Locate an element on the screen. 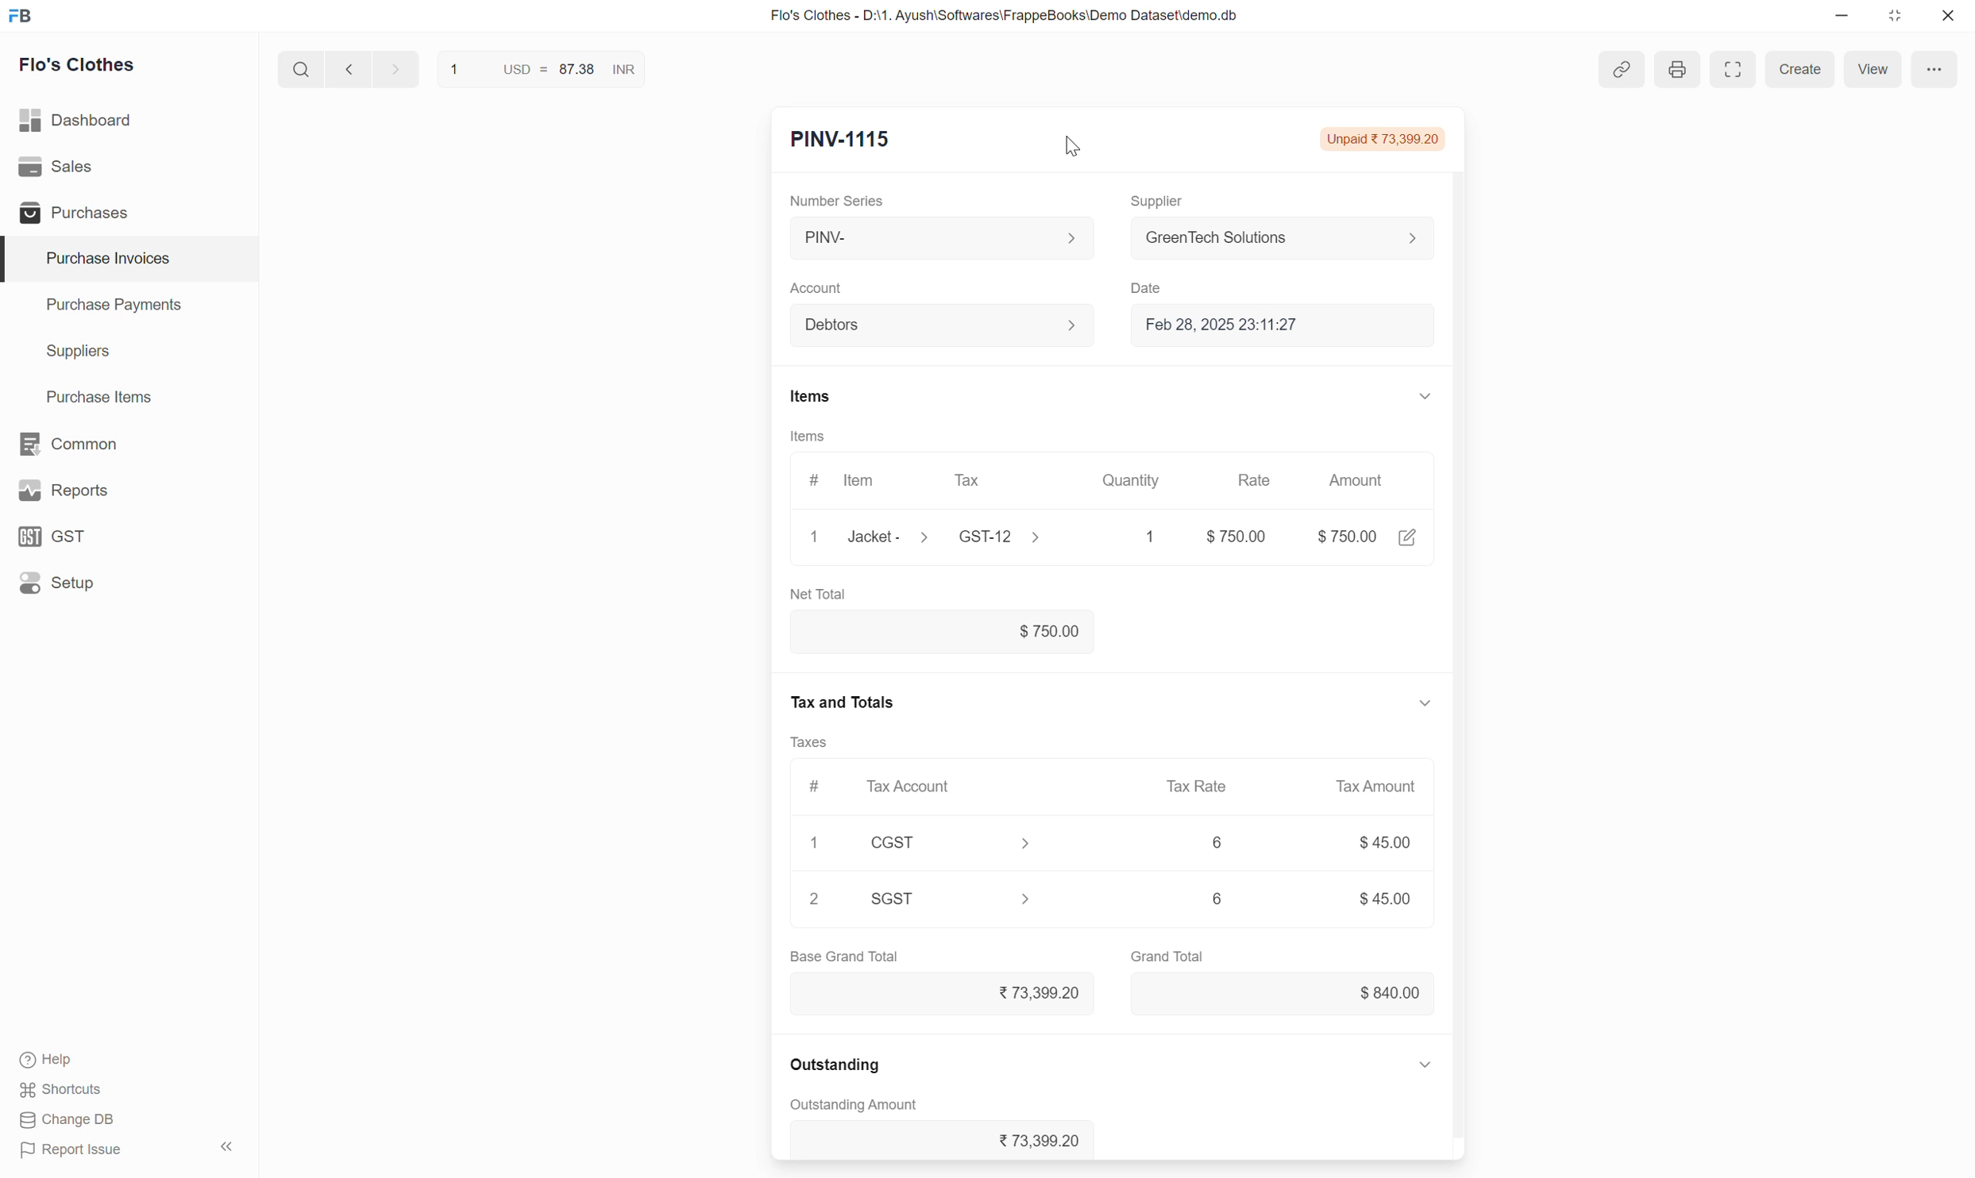  Collapse is located at coordinates (1426, 396).